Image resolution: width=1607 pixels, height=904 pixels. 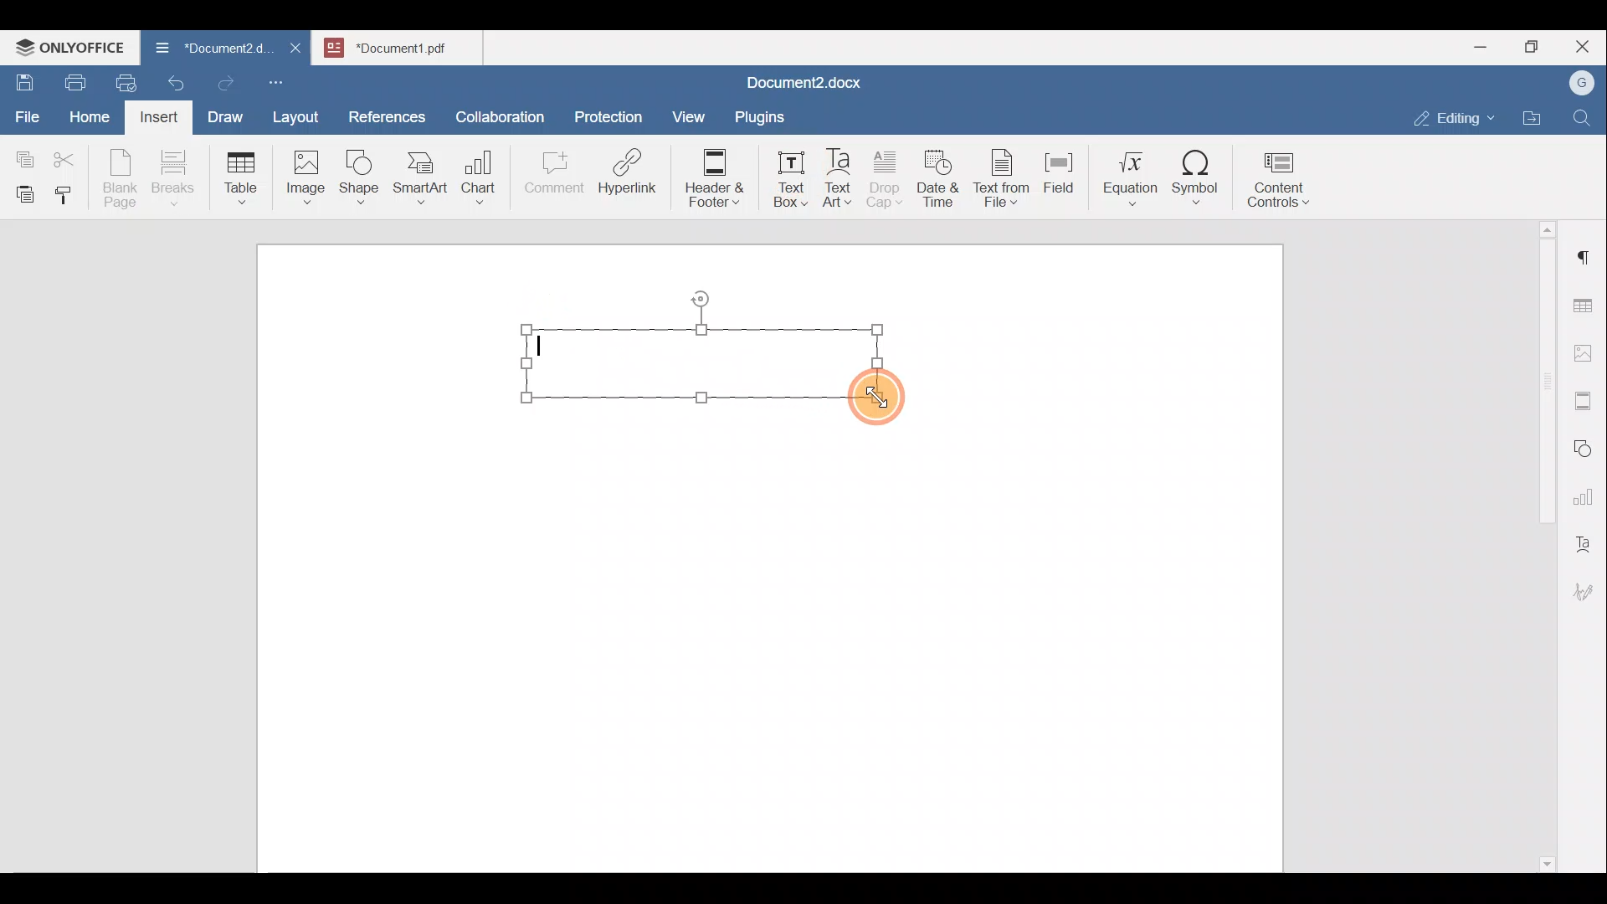 I want to click on Cut, so click(x=70, y=156).